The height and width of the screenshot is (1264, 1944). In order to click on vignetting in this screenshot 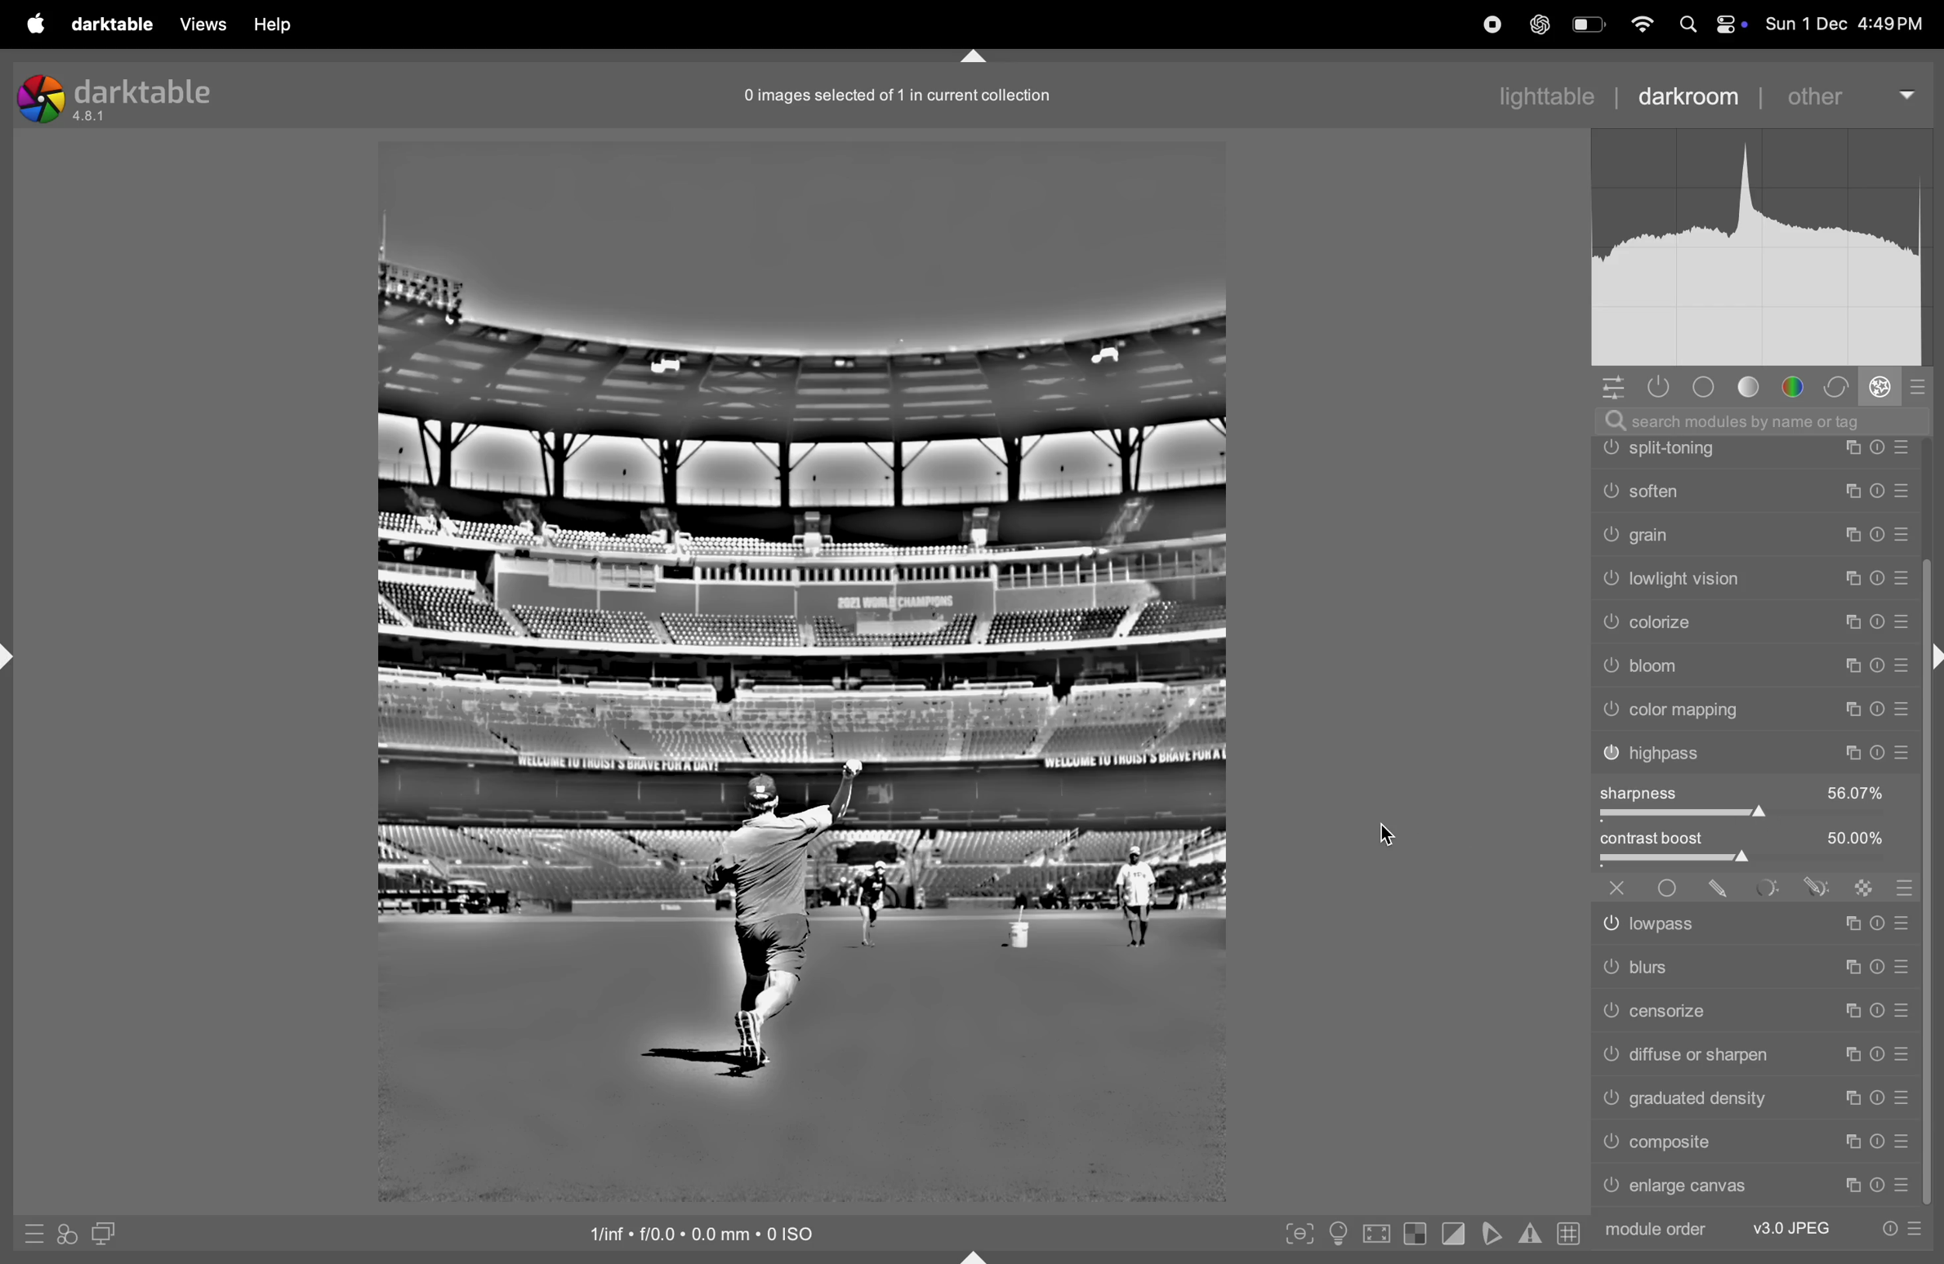, I will do `click(1755, 533)`.